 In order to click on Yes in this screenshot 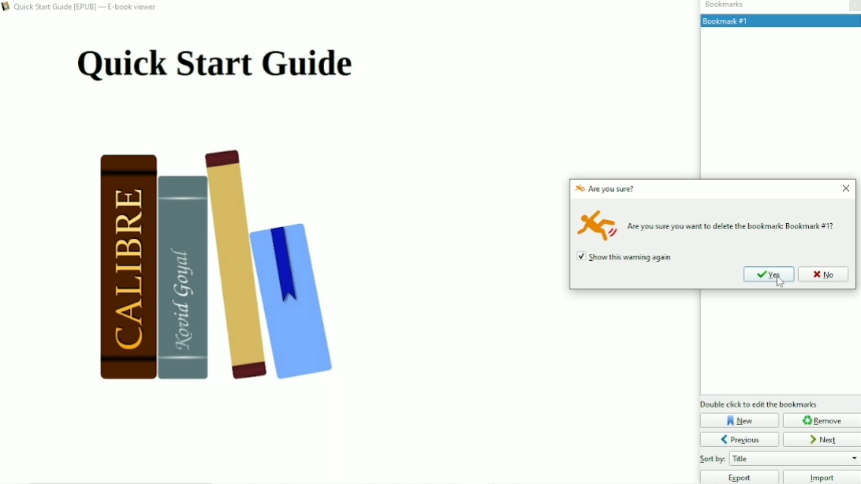, I will do `click(769, 274)`.